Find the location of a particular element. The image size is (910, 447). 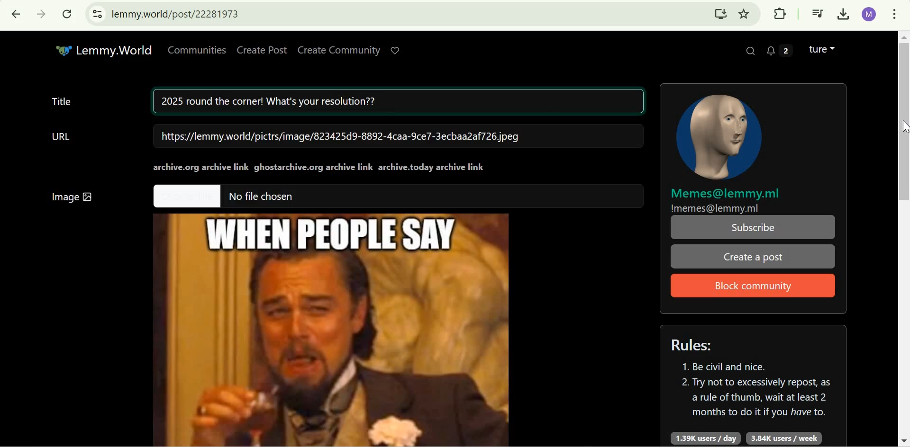

Search is located at coordinates (751, 50).